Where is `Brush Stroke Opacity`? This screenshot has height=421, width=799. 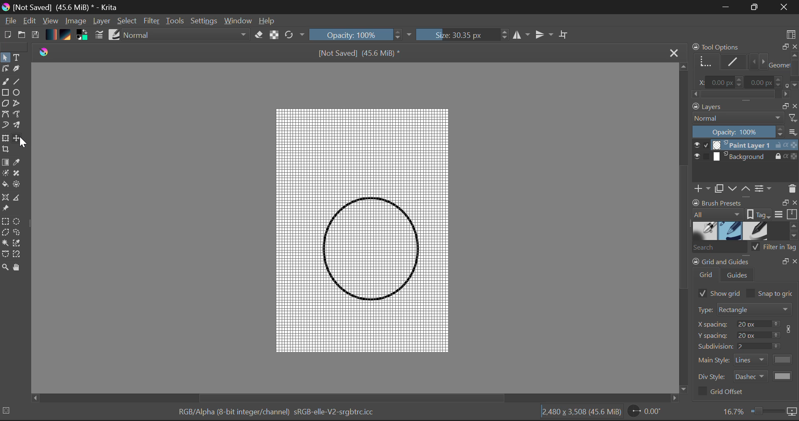 Brush Stroke Opacity is located at coordinates (358, 34).